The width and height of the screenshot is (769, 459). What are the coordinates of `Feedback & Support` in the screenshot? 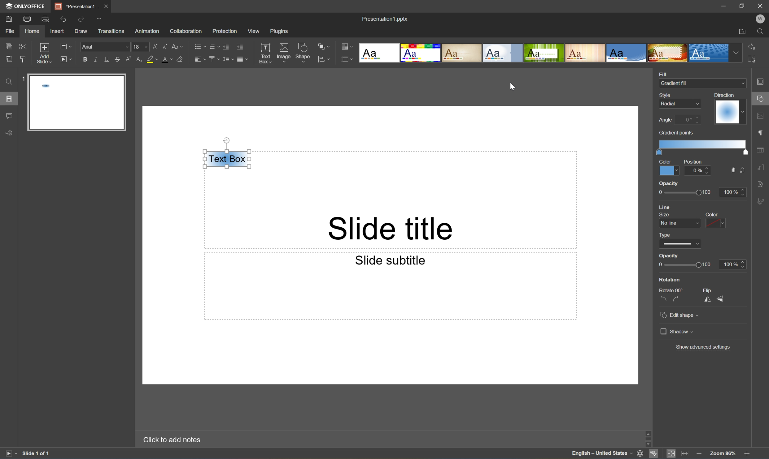 It's located at (9, 133).